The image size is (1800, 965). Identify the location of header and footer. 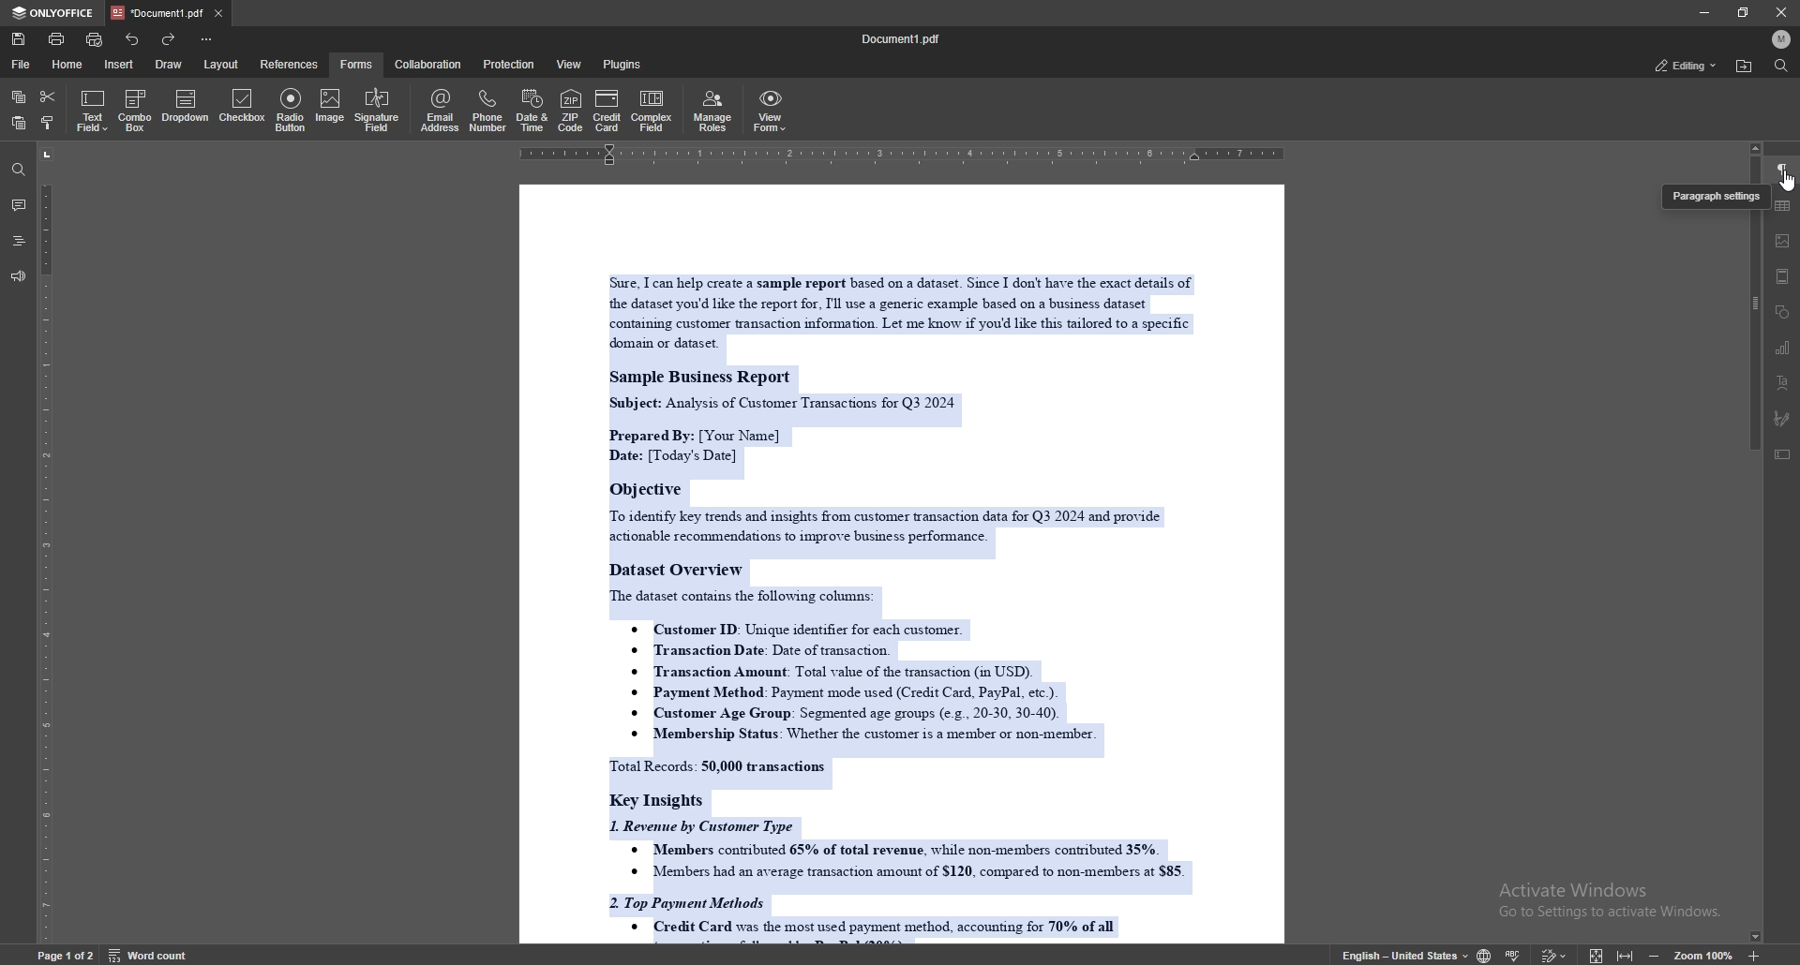
(1783, 276).